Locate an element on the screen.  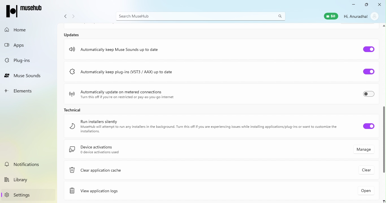
account is located at coordinates (375, 16).